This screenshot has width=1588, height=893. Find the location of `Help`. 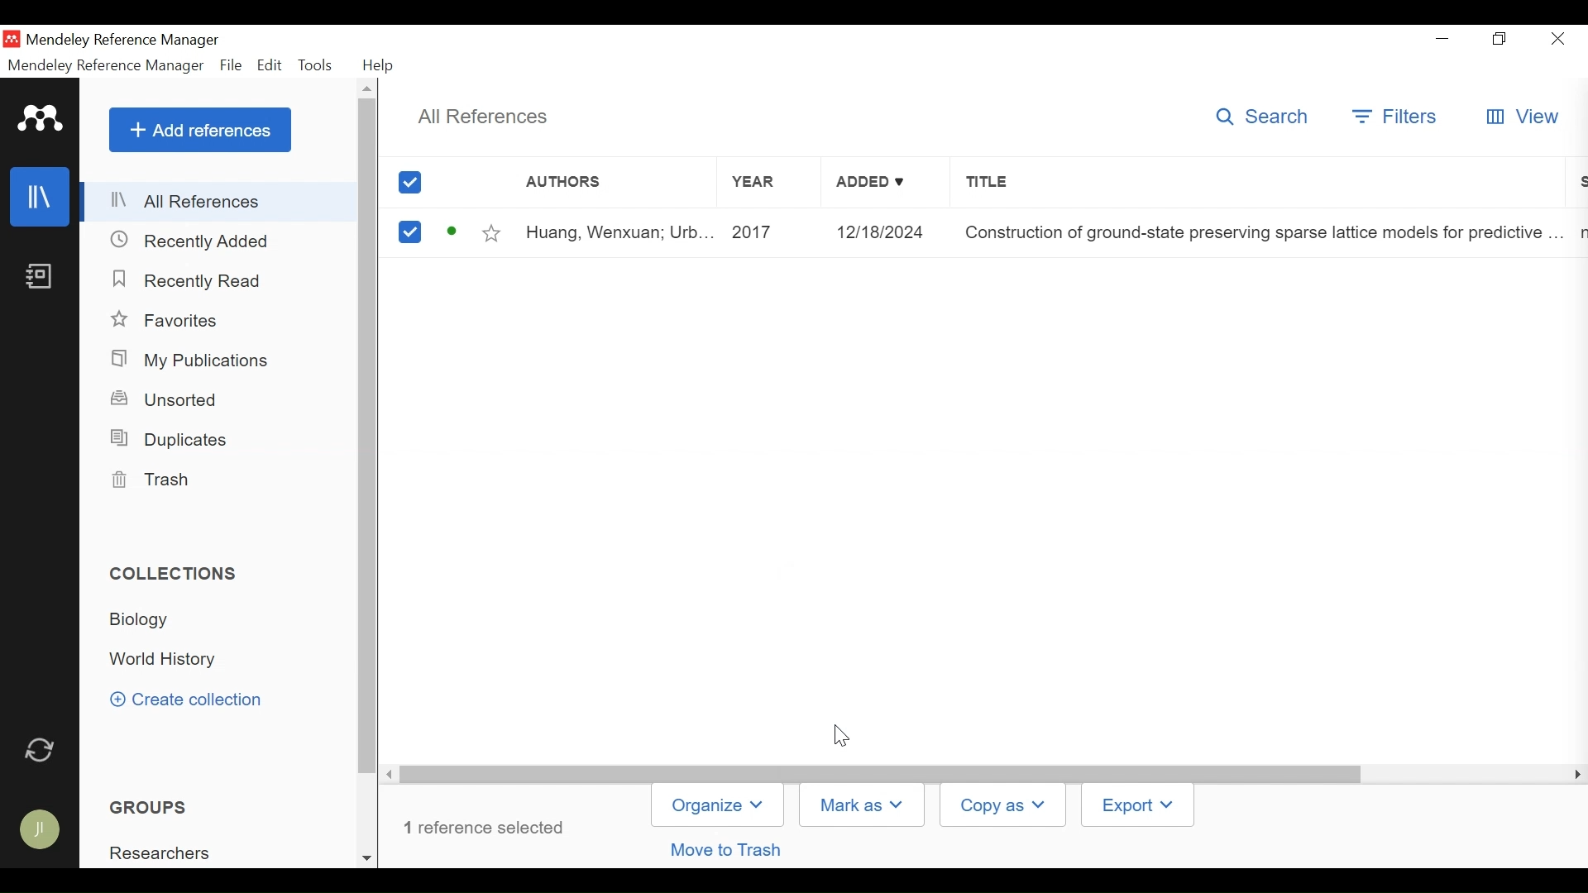

Help is located at coordinates (379, 65).